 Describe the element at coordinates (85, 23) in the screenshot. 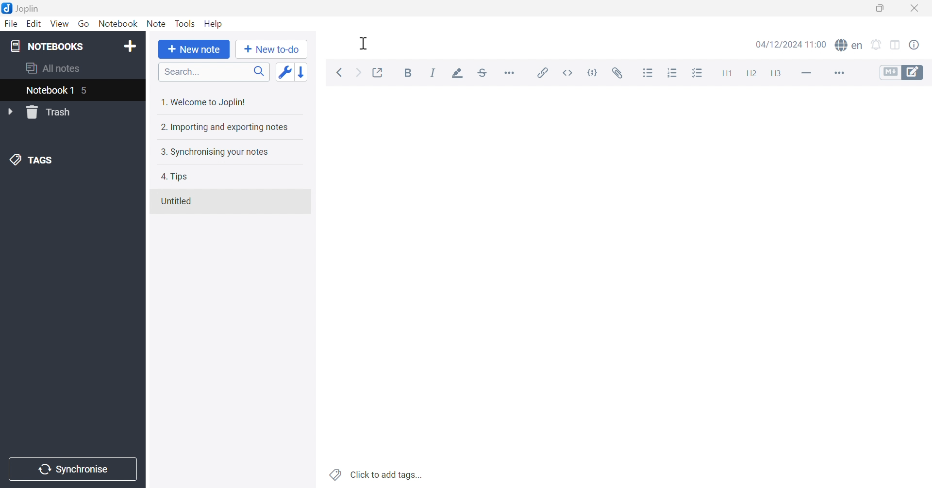

I see `Go` at that location.